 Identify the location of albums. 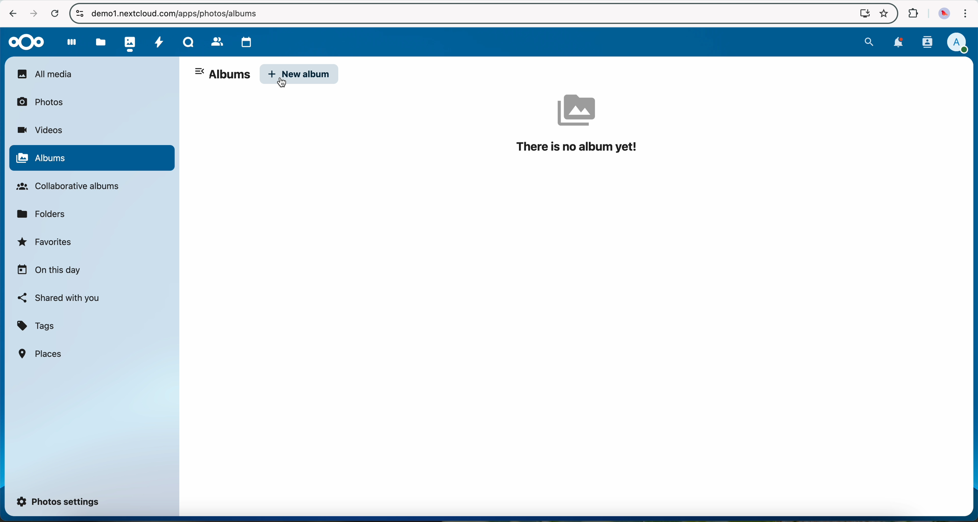
(230, 75).